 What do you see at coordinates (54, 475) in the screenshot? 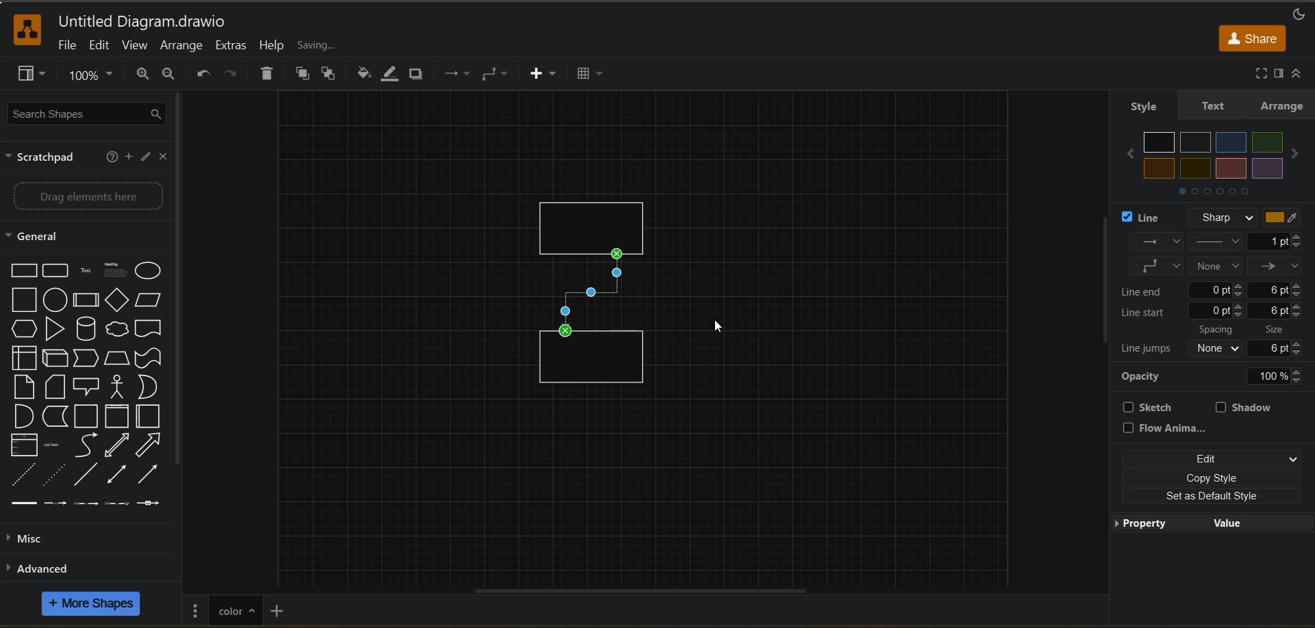
I see `Dotted line` at bounding box center [54, 475].